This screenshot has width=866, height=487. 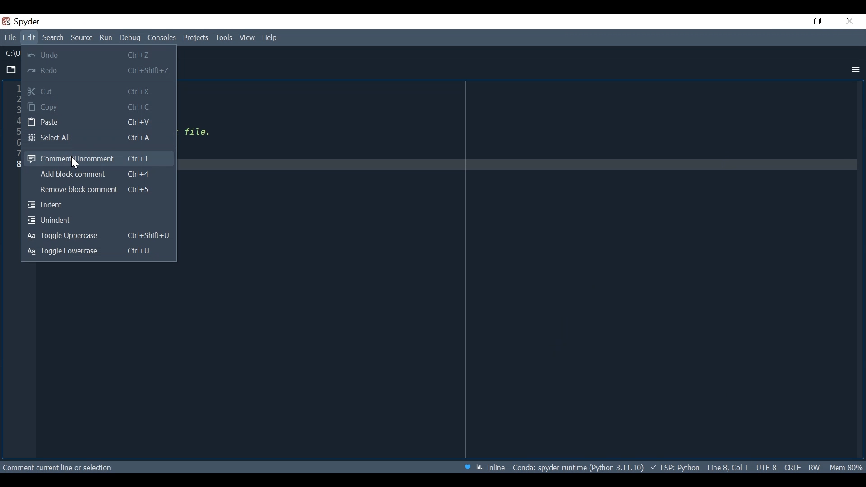 What do you see at coordinates (490, 468) in the screenshot?
I see `Toggle Inline and interactive Matplotlib plotting` at bounding box center [490, 468].